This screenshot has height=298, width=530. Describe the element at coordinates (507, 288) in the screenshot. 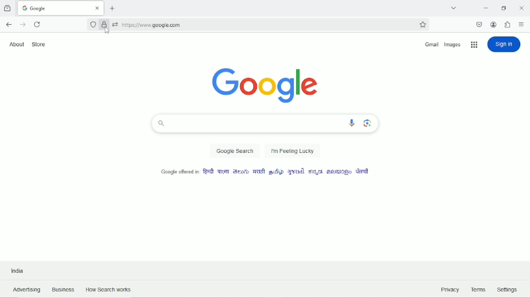

I see `Settings` at that location.